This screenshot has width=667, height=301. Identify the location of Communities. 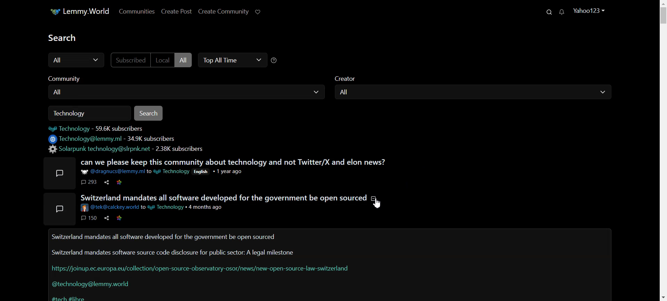
(138, 11).